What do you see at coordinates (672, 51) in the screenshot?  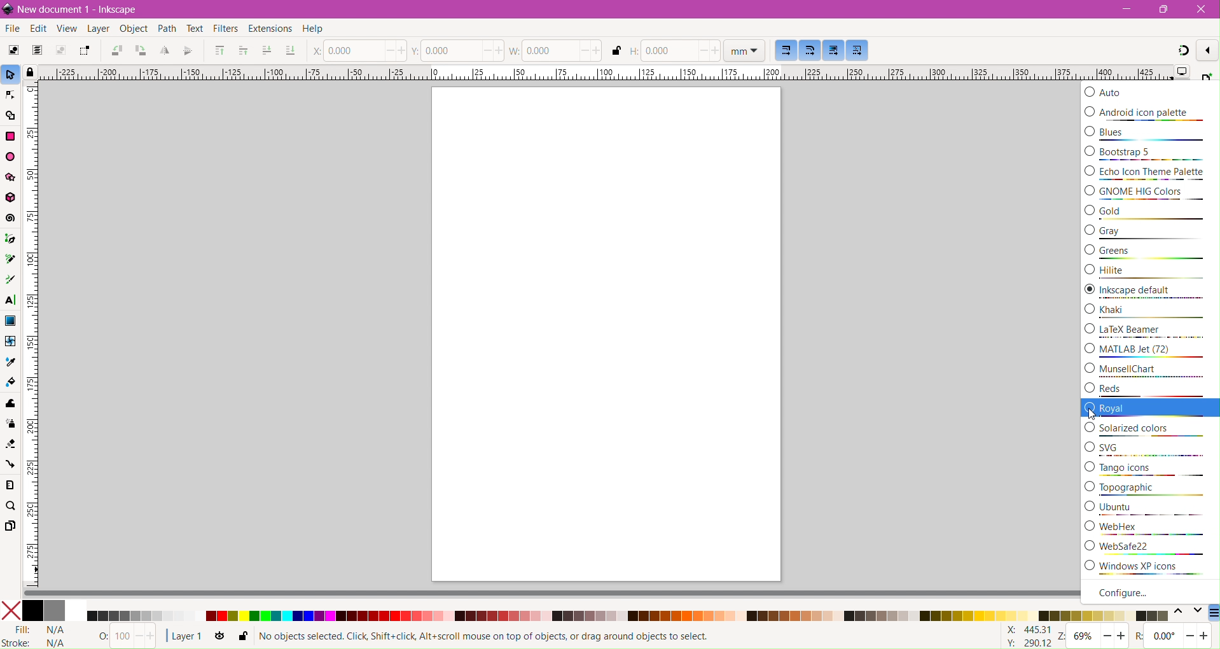 I see `Set Height of the document` at bounding box center [672, 51].